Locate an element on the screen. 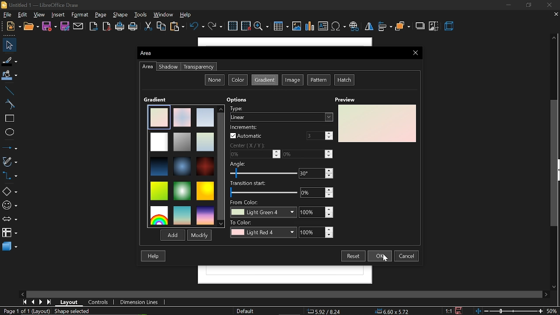 Image resolution: width=560 pixels, height=315 pixels. align is located at coordinates (385, 27).